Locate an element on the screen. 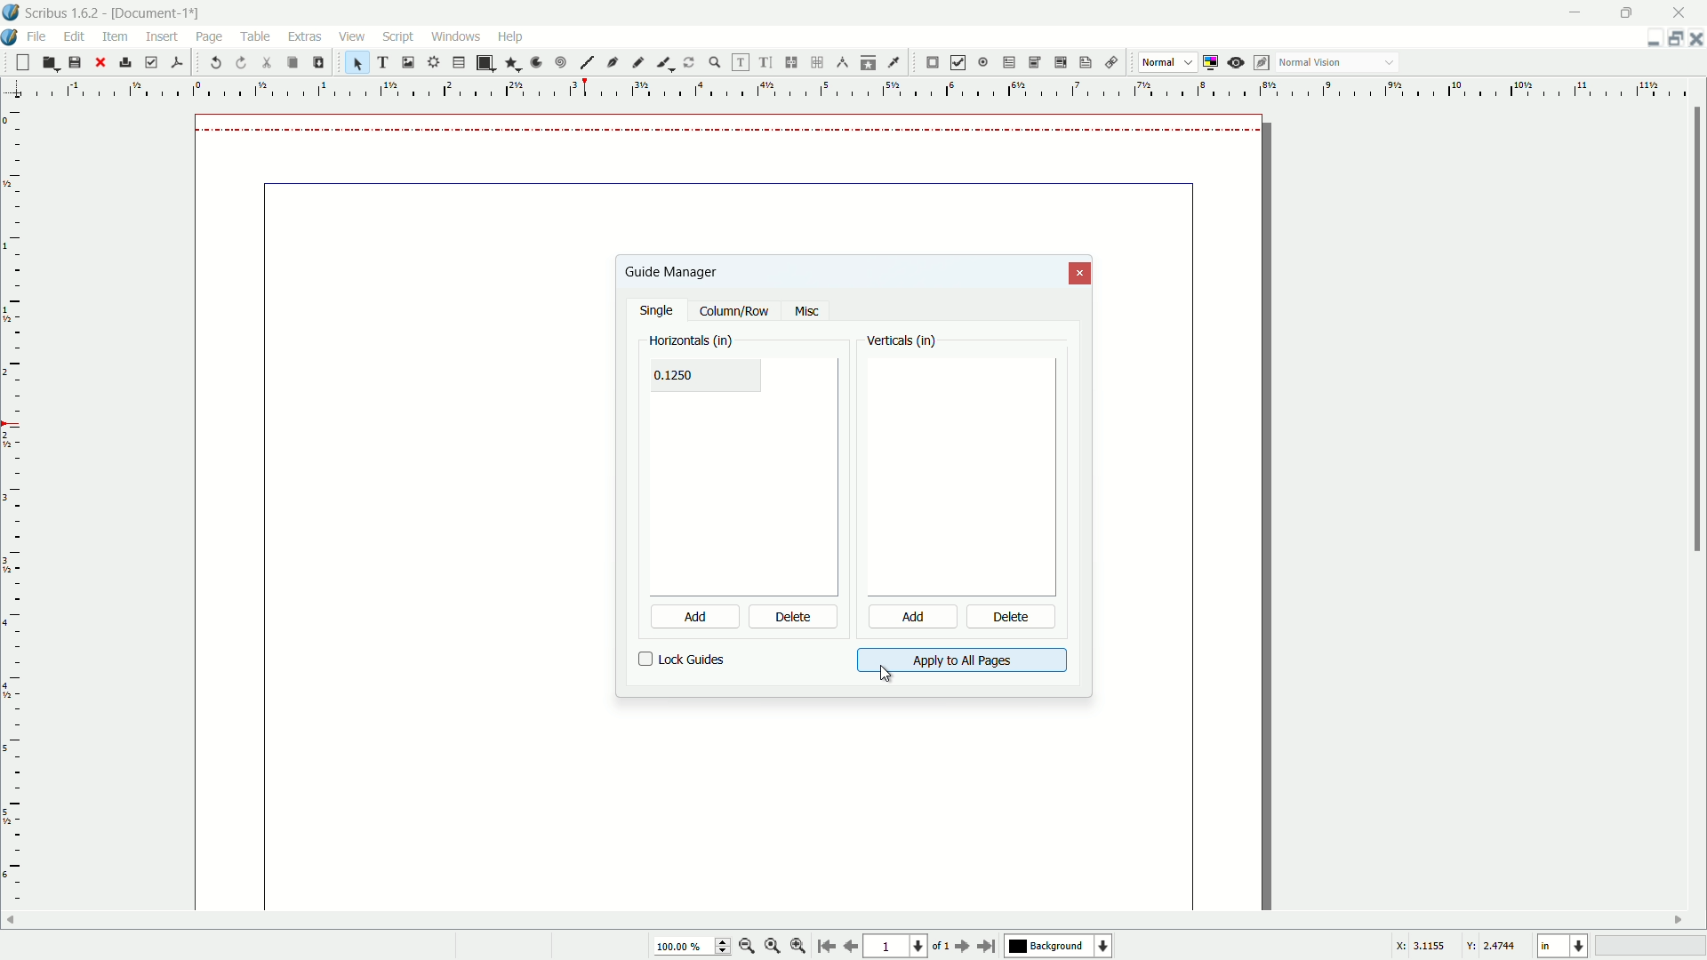 Image resolution: width=1707 pixels, height=960 pixels. calligraphic item is located at coordinates (662, 62).